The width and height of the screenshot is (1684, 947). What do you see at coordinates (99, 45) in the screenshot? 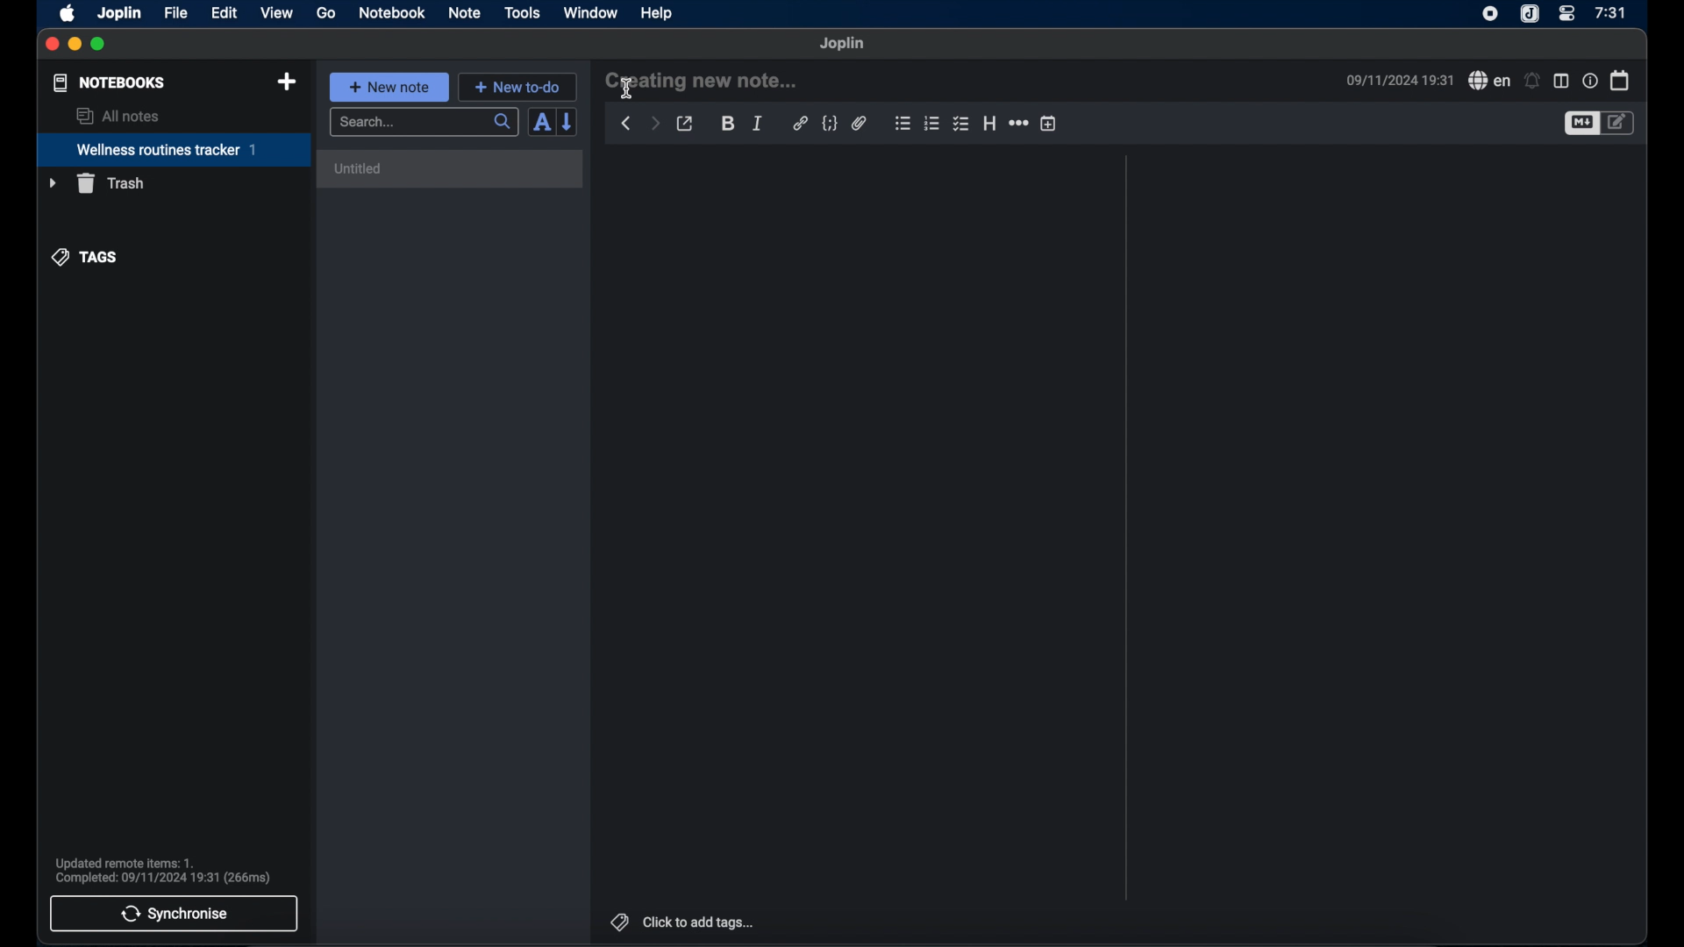
I see `maximize` at bounding box center [99, 45].